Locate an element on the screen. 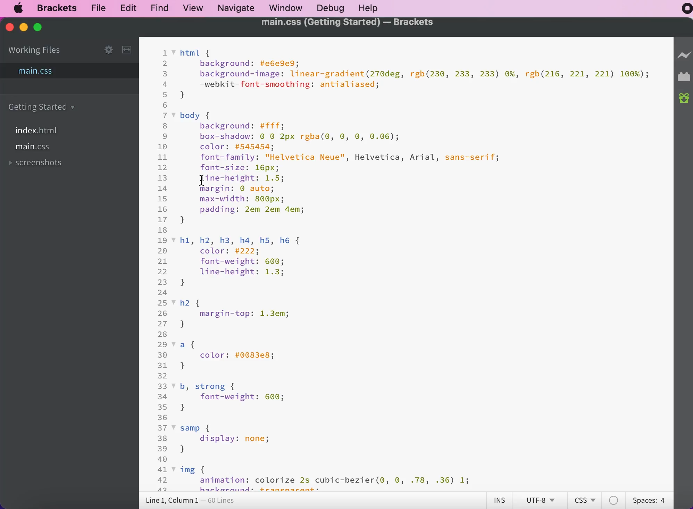 This screenshot has height=509, width=693. close is located at coordinates (9, 28).